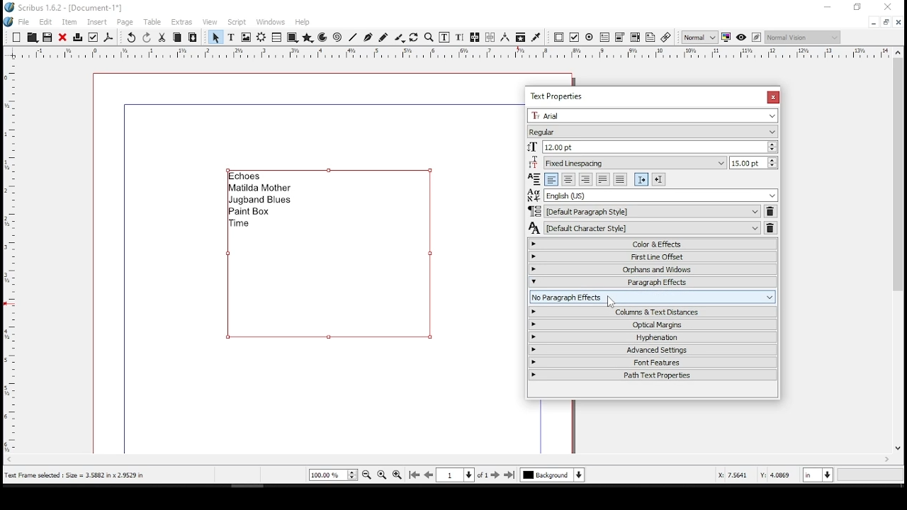 This screenshot has height=510, width=907. What do you see at coordinates (602, 179) in the screenshot?
I see `align text justified` at bounding box center [602, 179].